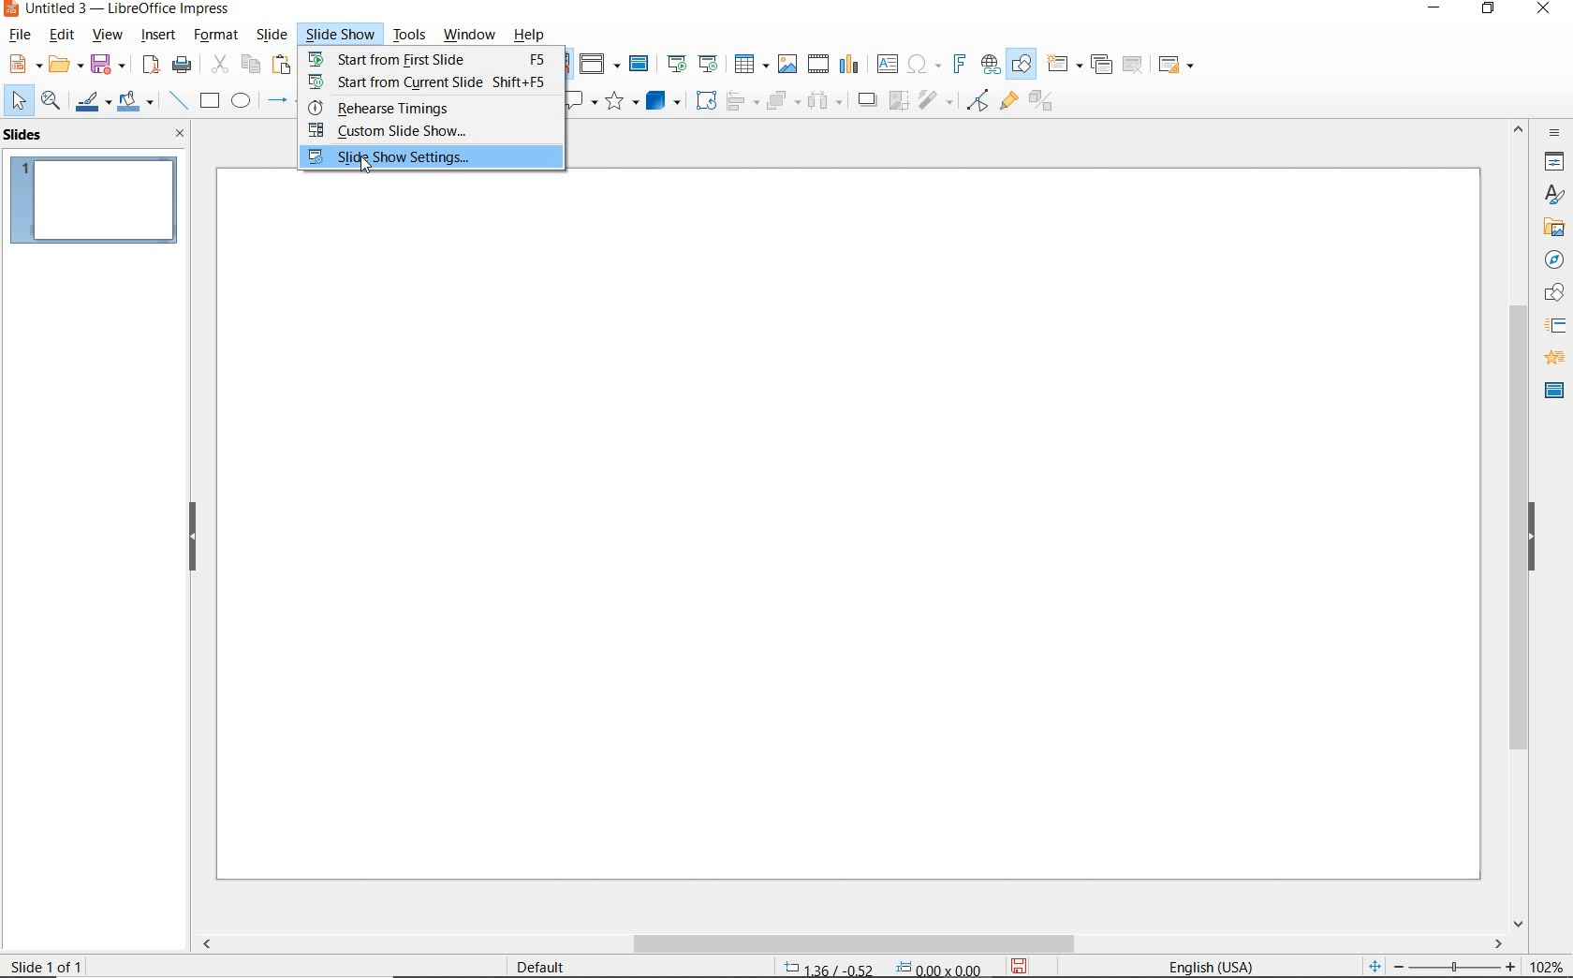 The height and width of the screenshot is (978, 1573). Describe the element at coordinates (15, 99) in the screenshot. I see `SELECT` at that location.